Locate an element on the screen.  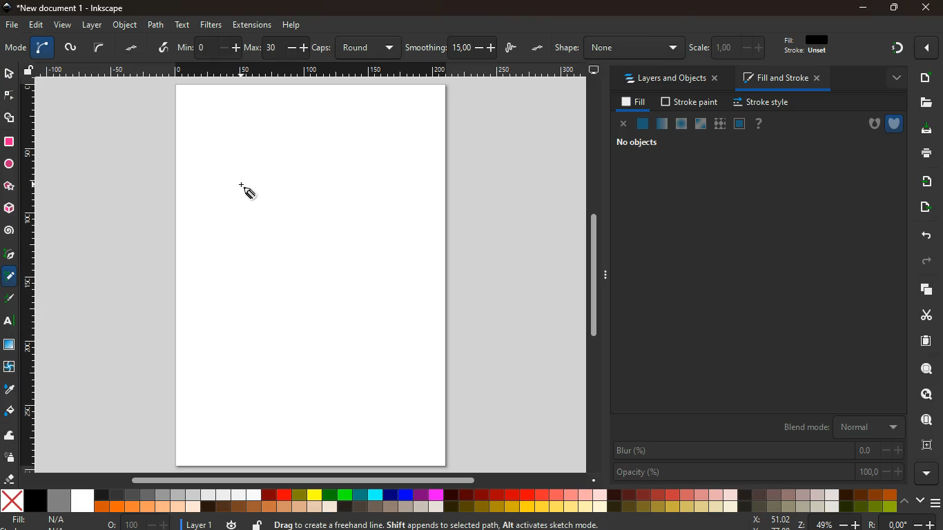
normal is located at coordinates (643, 124).